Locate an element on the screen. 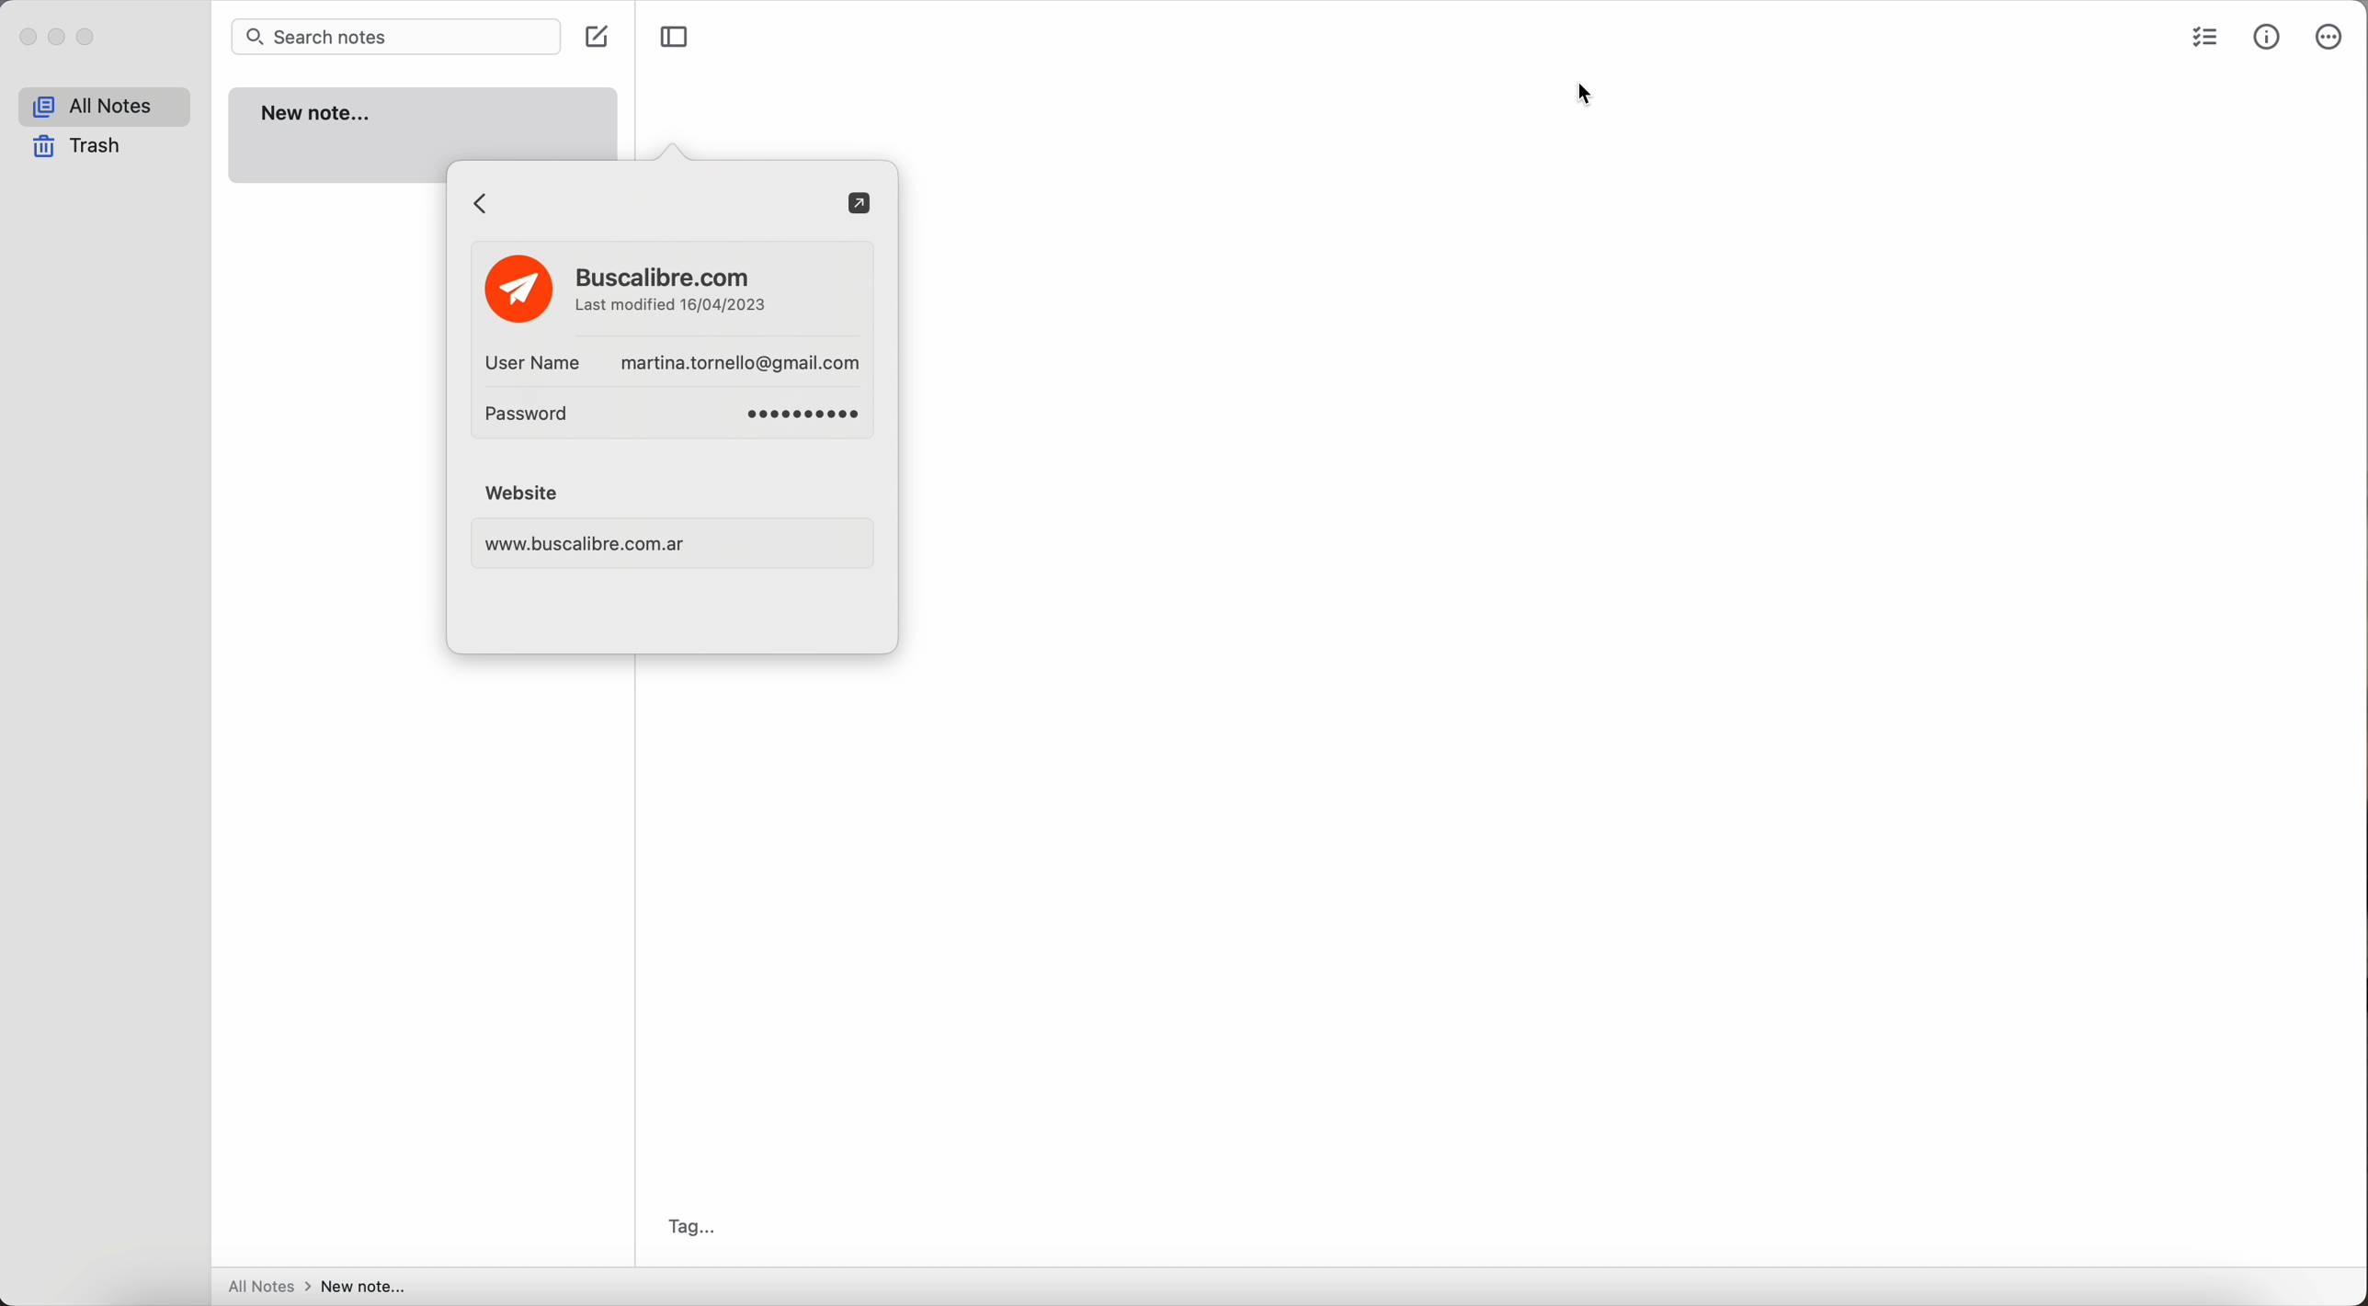  trash is located at coordinates (77, 148).